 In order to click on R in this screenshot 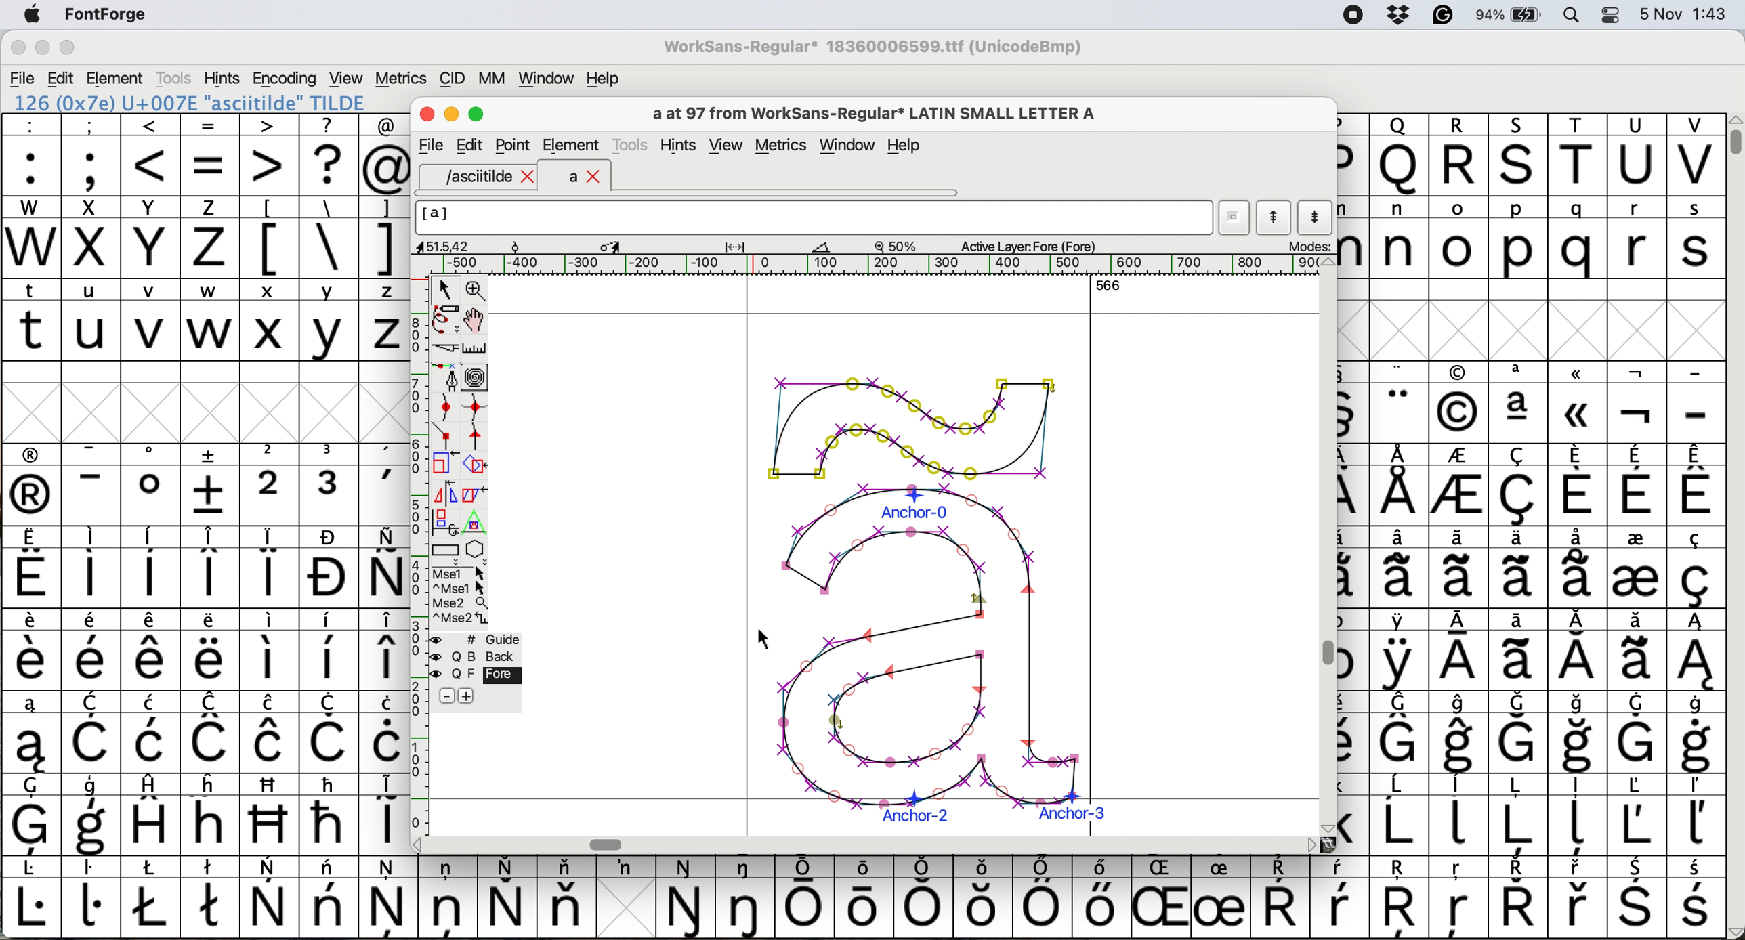, I will do `click(1458, 155)`.